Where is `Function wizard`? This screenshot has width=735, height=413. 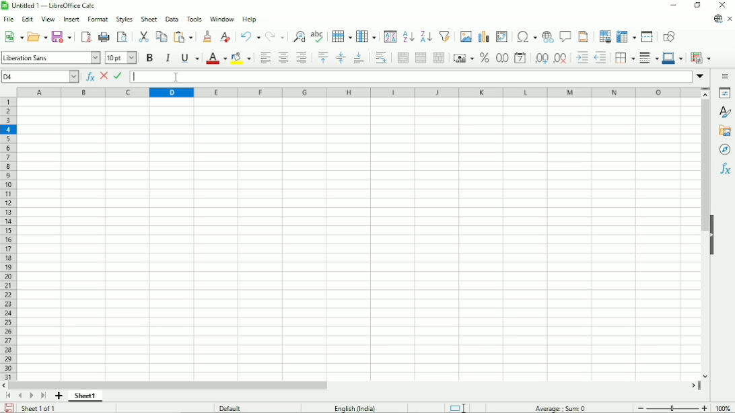
Function wizard is located at coordinates (89, 76).